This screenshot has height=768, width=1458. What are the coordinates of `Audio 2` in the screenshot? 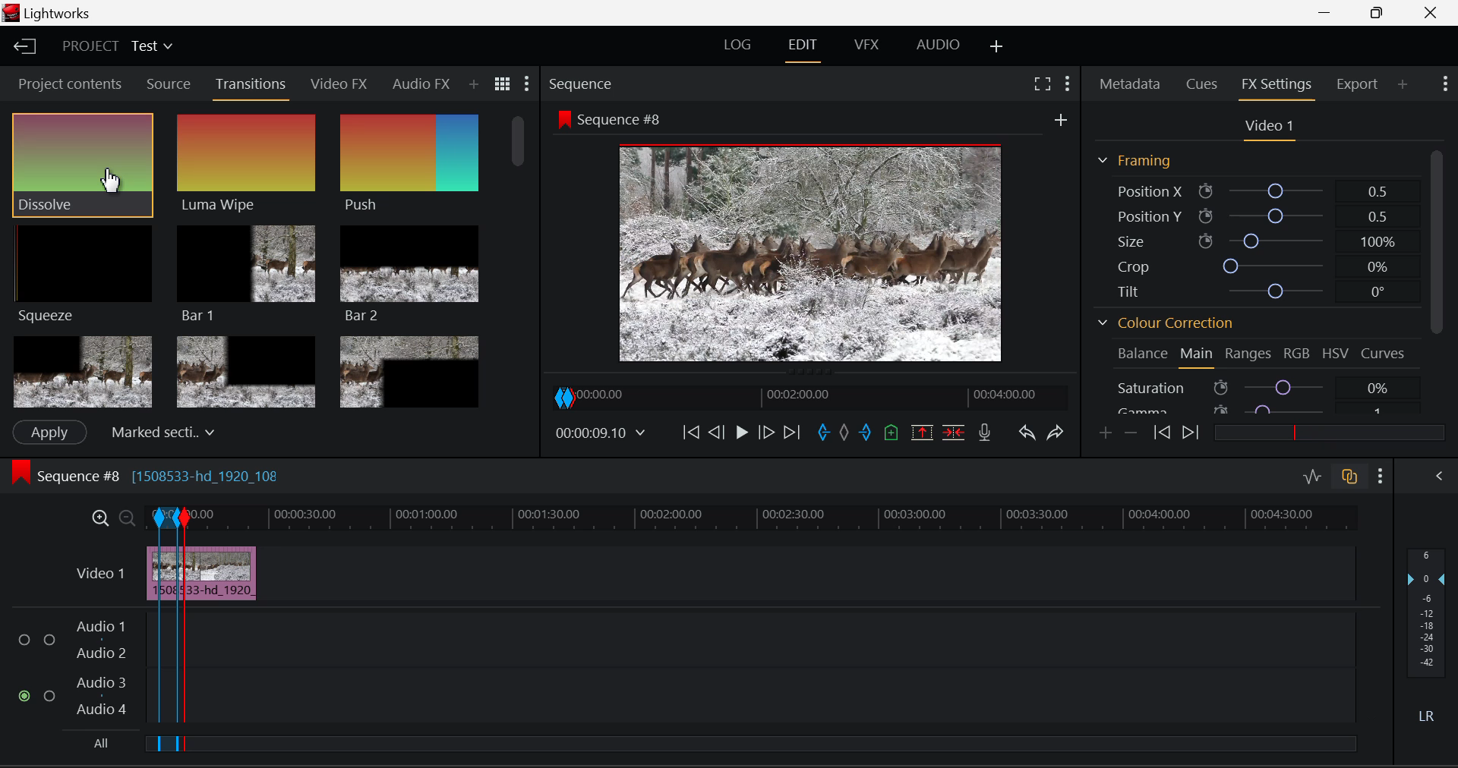 It's located at (102, 654).